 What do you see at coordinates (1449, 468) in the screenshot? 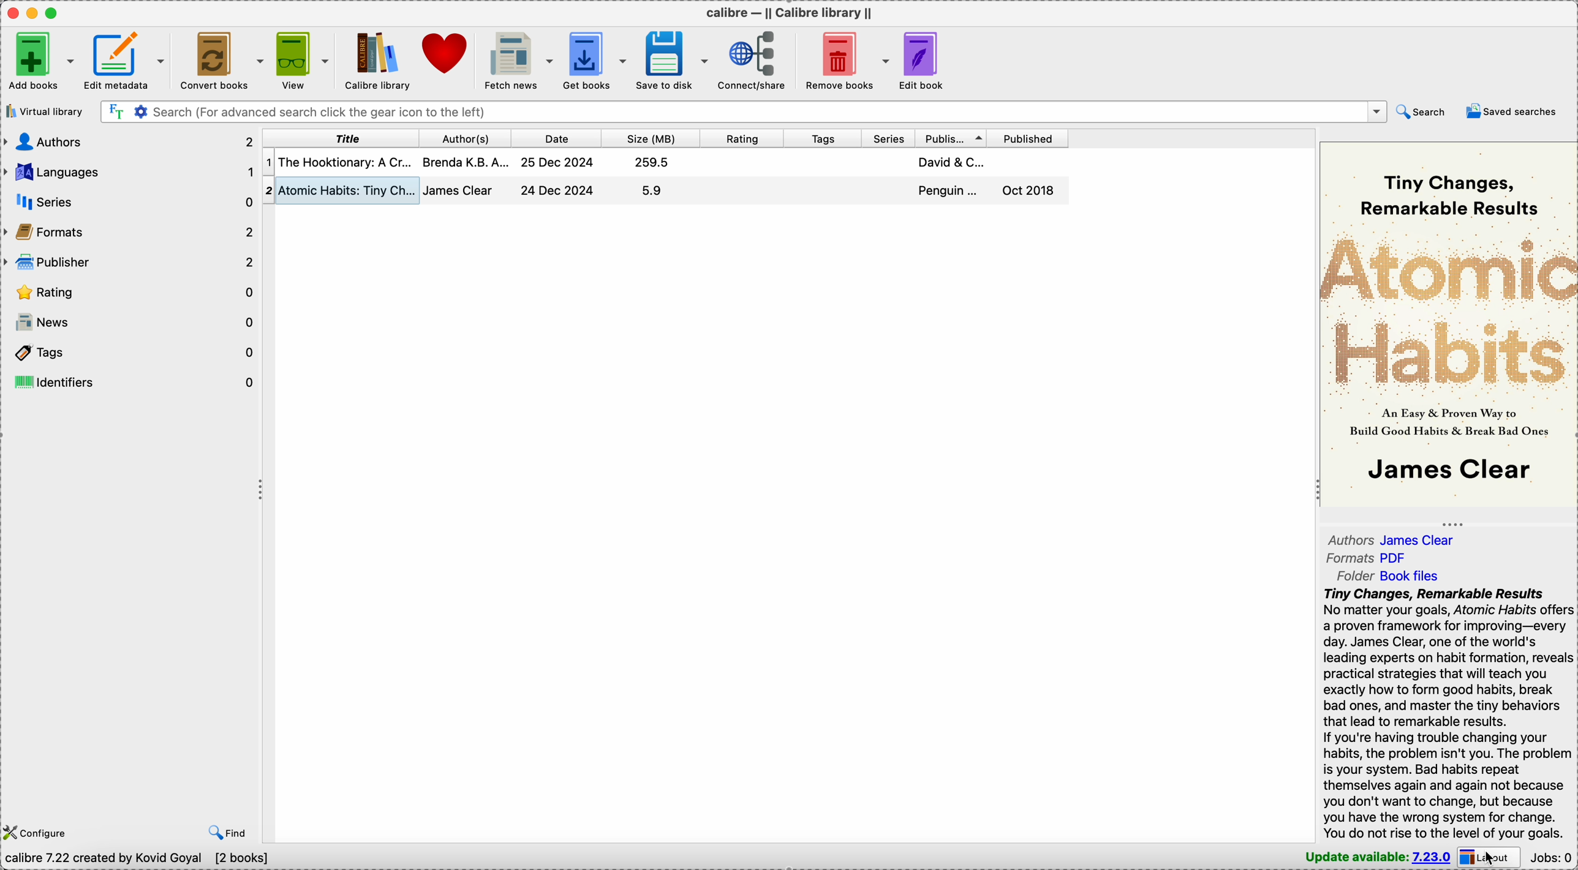
I see `james clear` at bounding box center [1449, 468].